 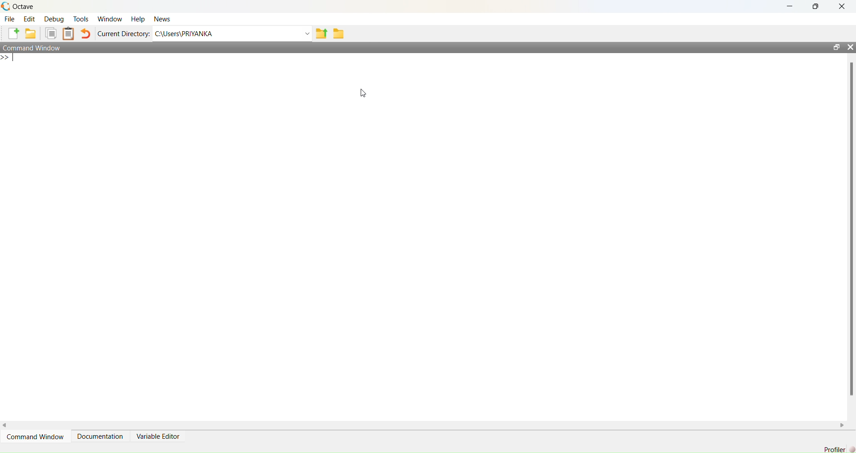 I want to click on window, so click(x=110, y=20).